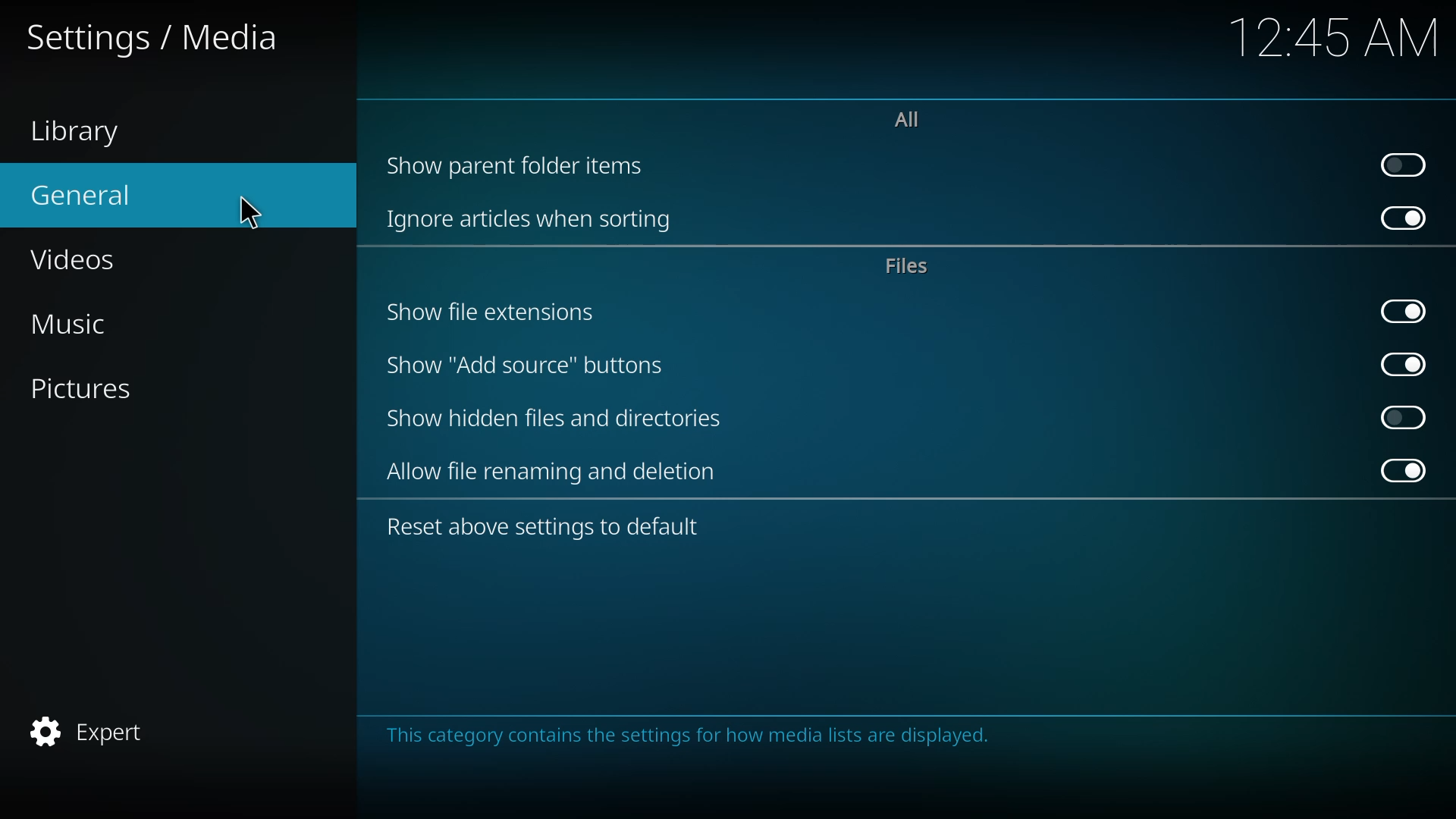 This screenshot has width=1456, height=819. Describe the element at coordinates (1399, 363) in the screenshot. I see `enabled` at that location.